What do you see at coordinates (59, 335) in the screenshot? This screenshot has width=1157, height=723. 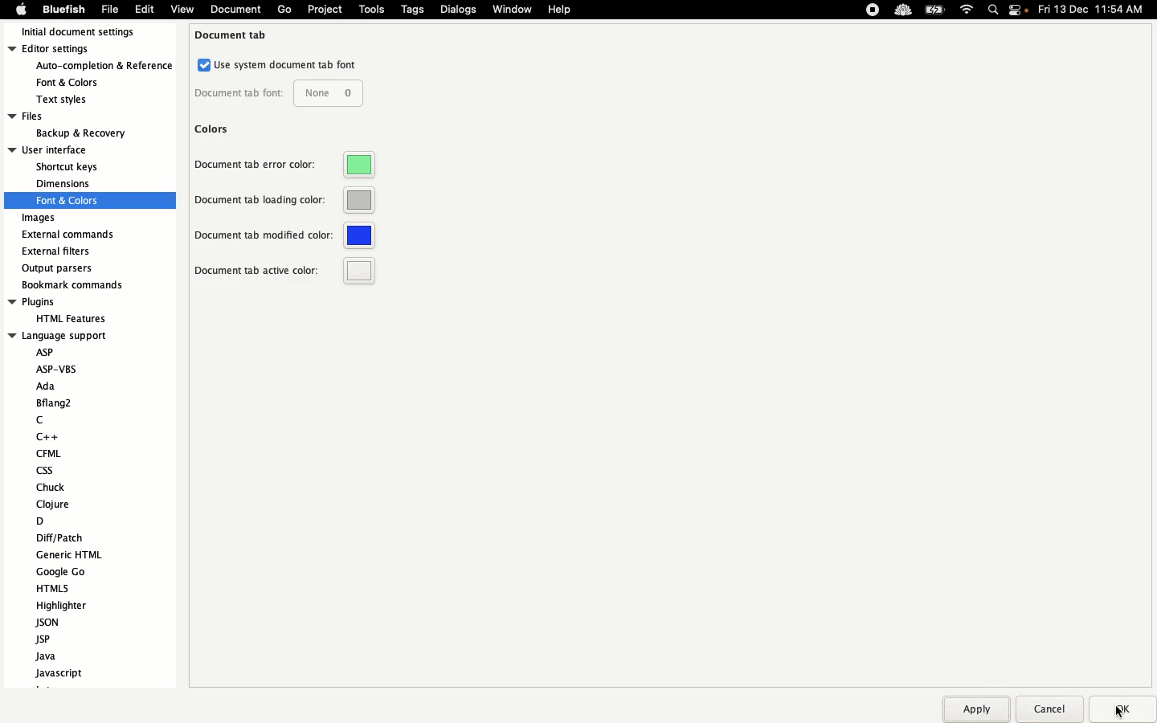 I see `language support` at bounding box center [59, 335].